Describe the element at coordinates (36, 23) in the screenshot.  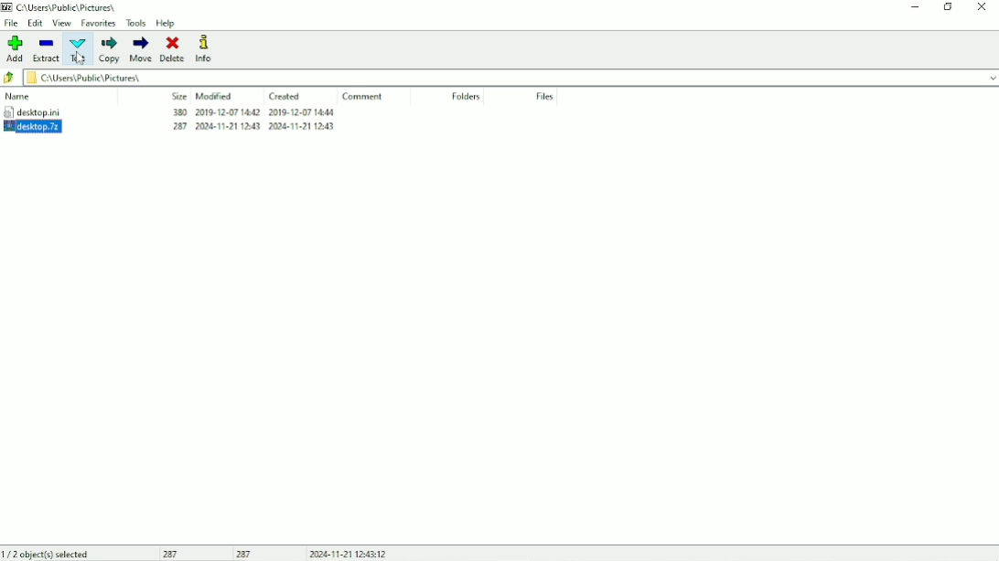
I see `Edit` at that location.